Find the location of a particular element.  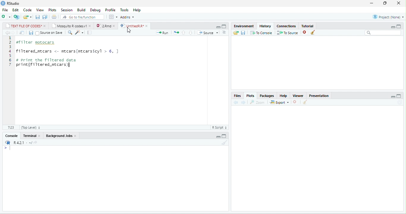

Presentation is located at coordinates (319, 96).